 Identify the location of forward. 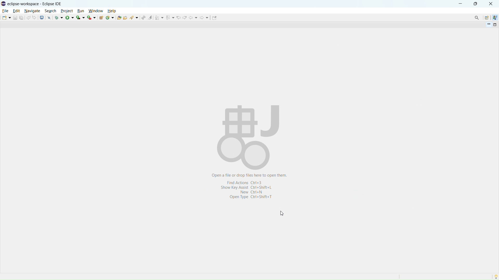
(204, 18).